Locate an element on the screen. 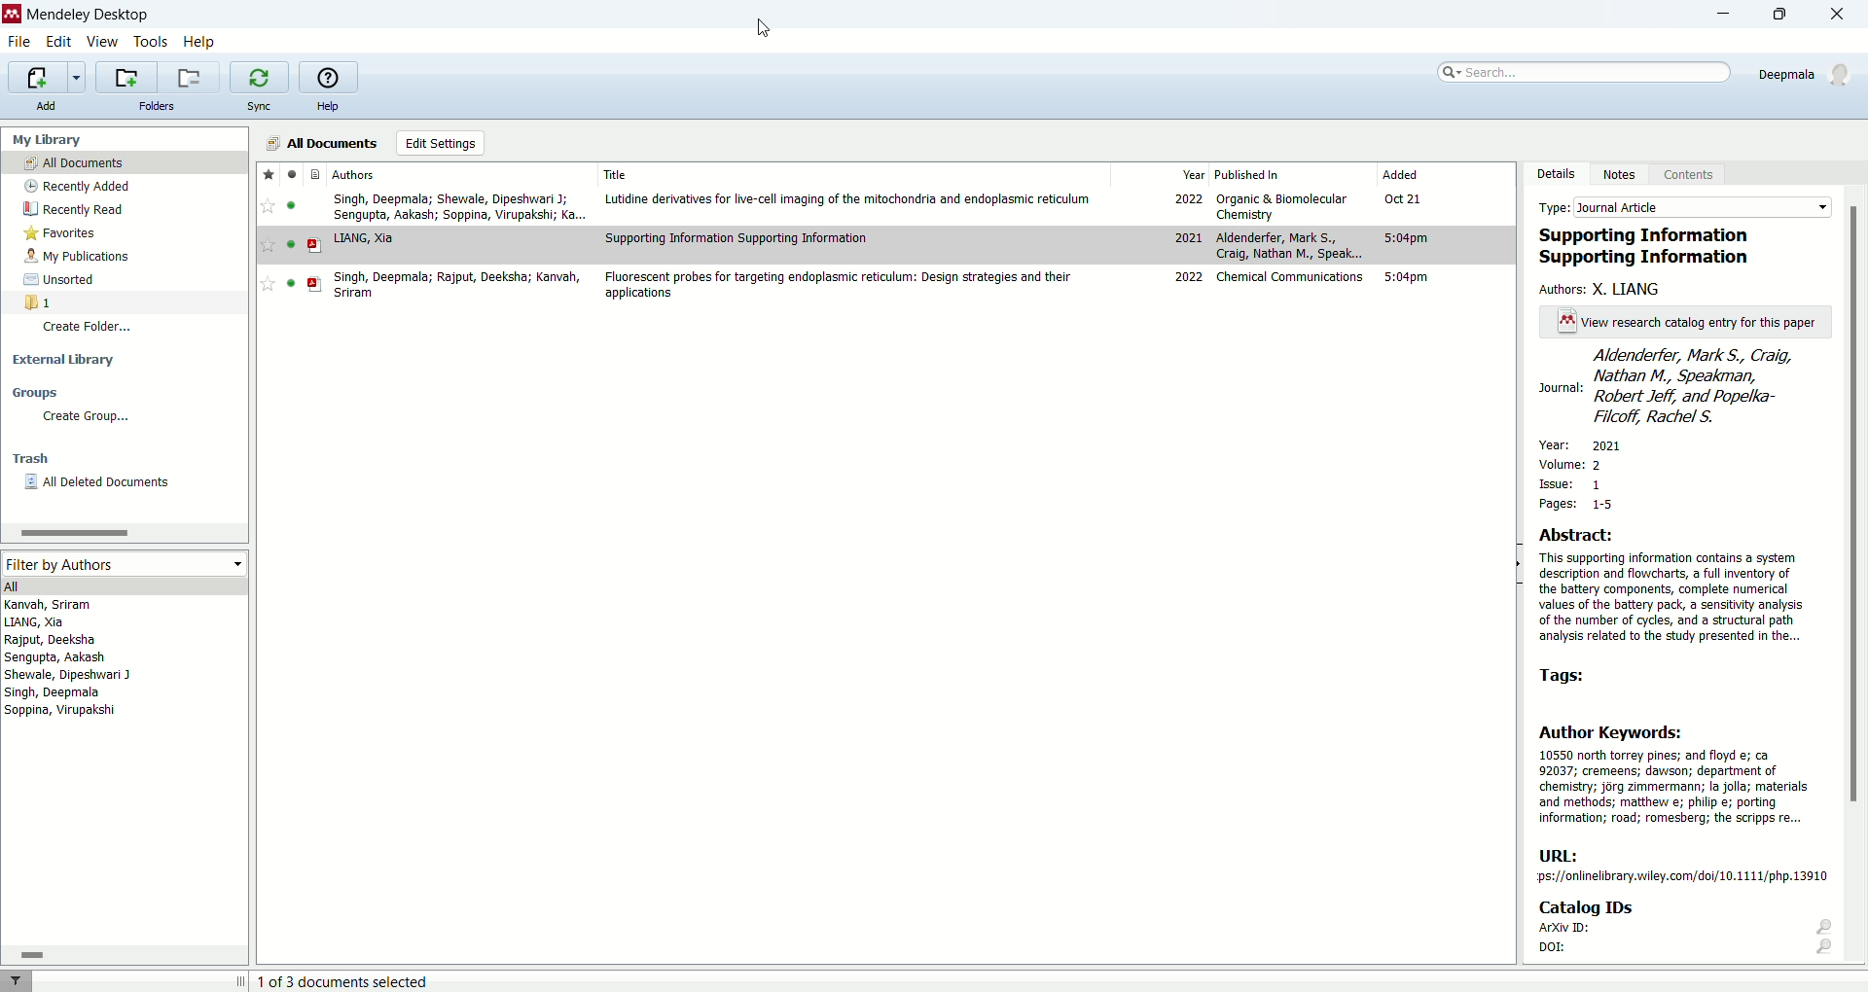  all documents is located at coordinates (323, 142).